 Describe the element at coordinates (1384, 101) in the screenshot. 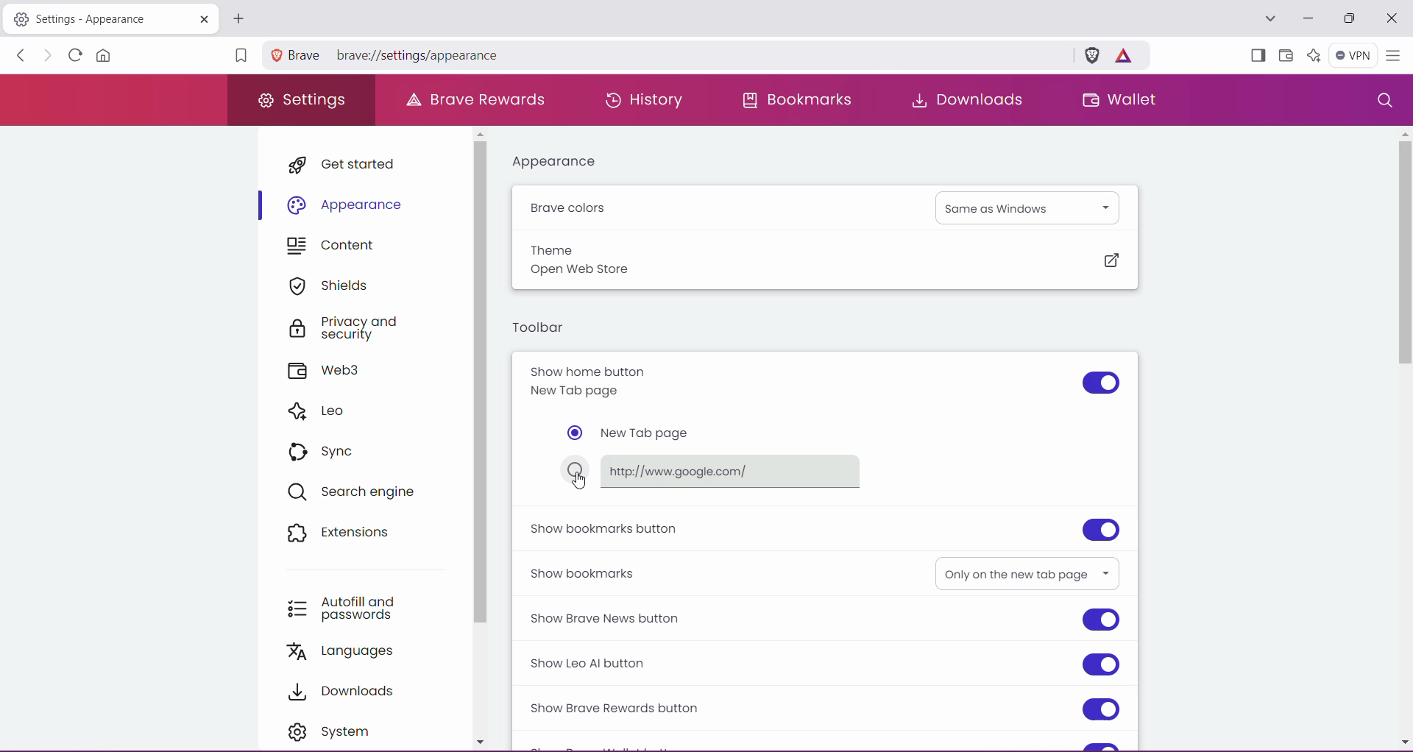

I see `Search Settings` at that location.